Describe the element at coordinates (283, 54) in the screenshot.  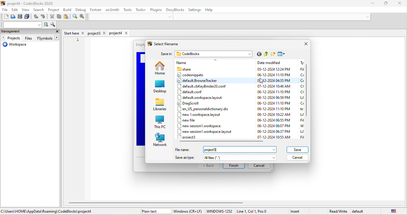
I see `view menu` at that location.